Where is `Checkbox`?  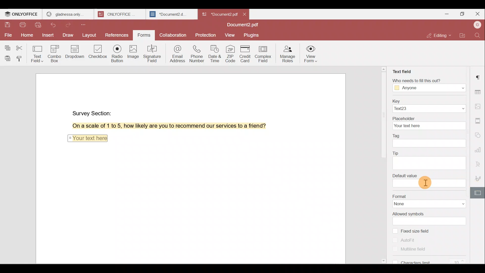
Checkbox is located at coordinates (98, 53).